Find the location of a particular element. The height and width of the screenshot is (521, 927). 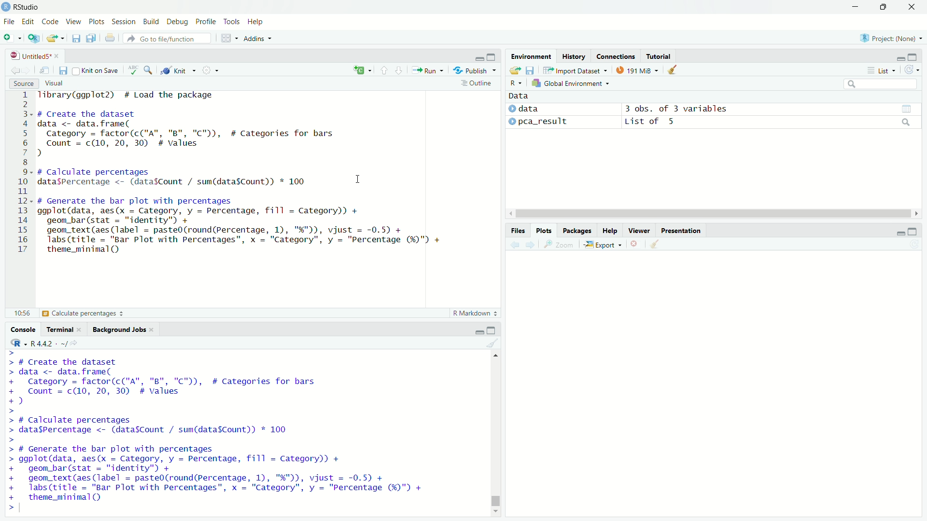

data is located at coordinates (520, 96).